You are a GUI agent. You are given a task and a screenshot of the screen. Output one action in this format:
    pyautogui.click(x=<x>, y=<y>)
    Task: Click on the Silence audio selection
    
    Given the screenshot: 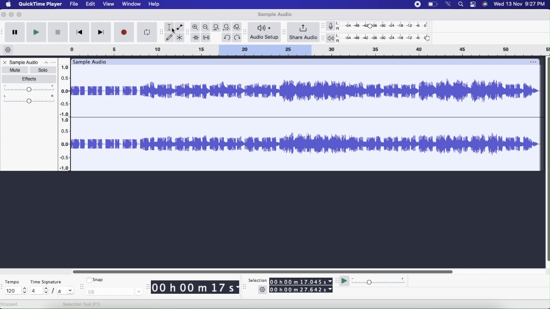 What is the action you would take?
    pyautogui.click(x=207, y=38)
    